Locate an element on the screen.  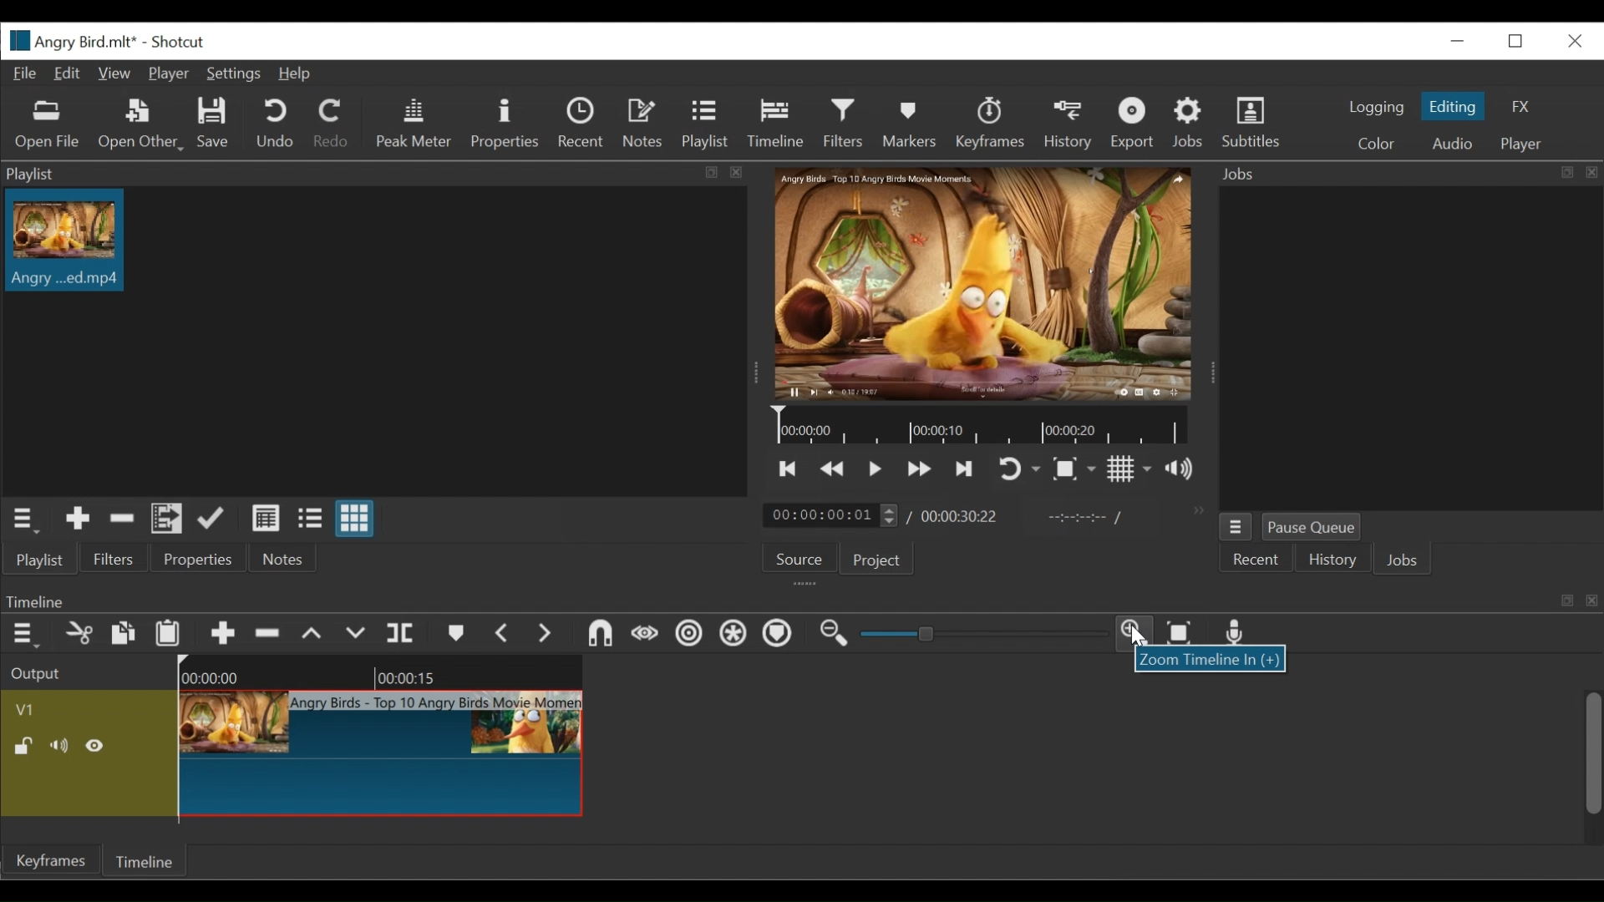
Previous marker is located at coordinates (504, 634).